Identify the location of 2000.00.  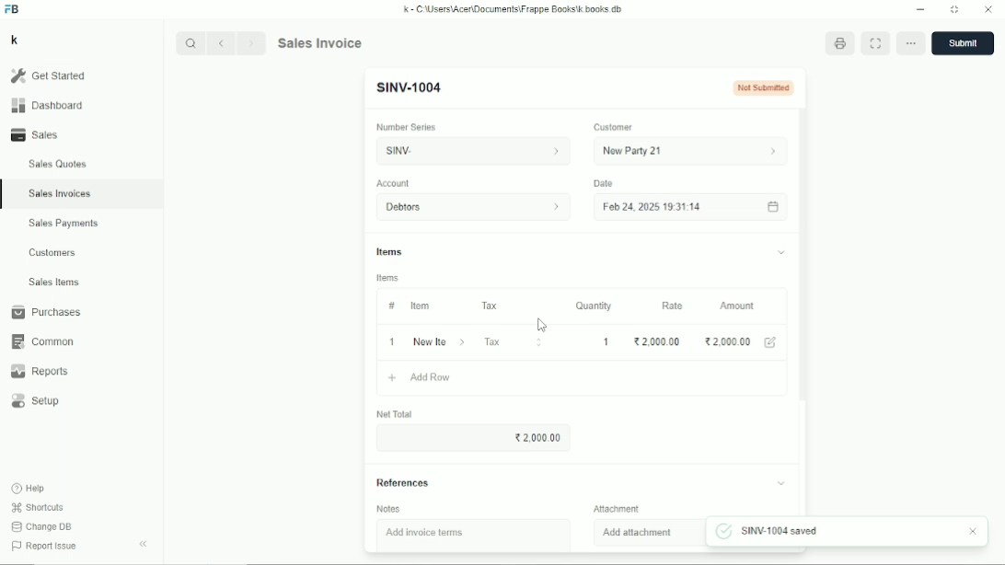
(656, 341).